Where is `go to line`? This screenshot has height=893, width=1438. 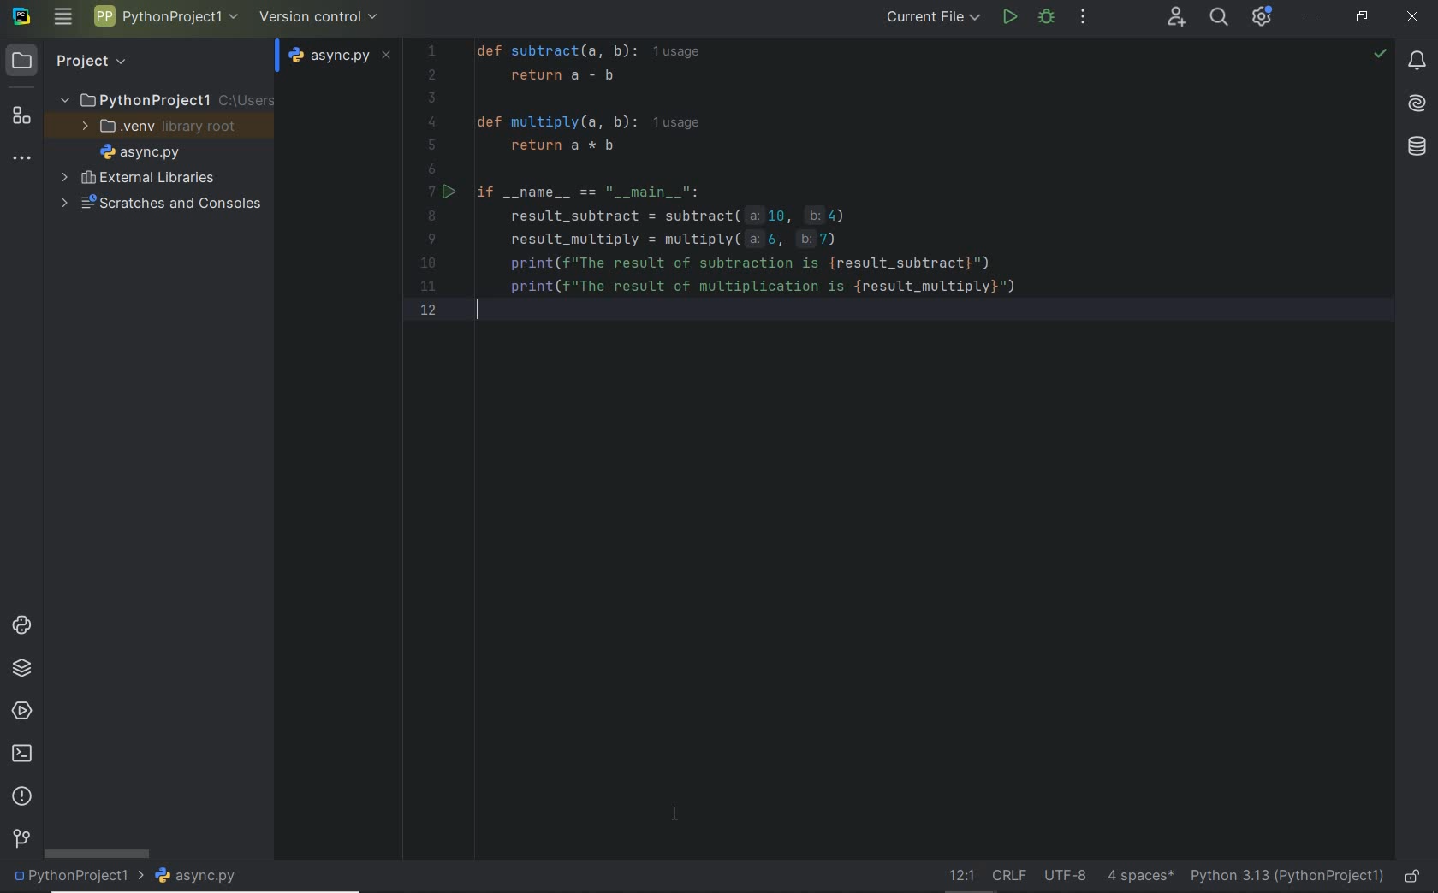
go to line is located at coordinates (962, 874).